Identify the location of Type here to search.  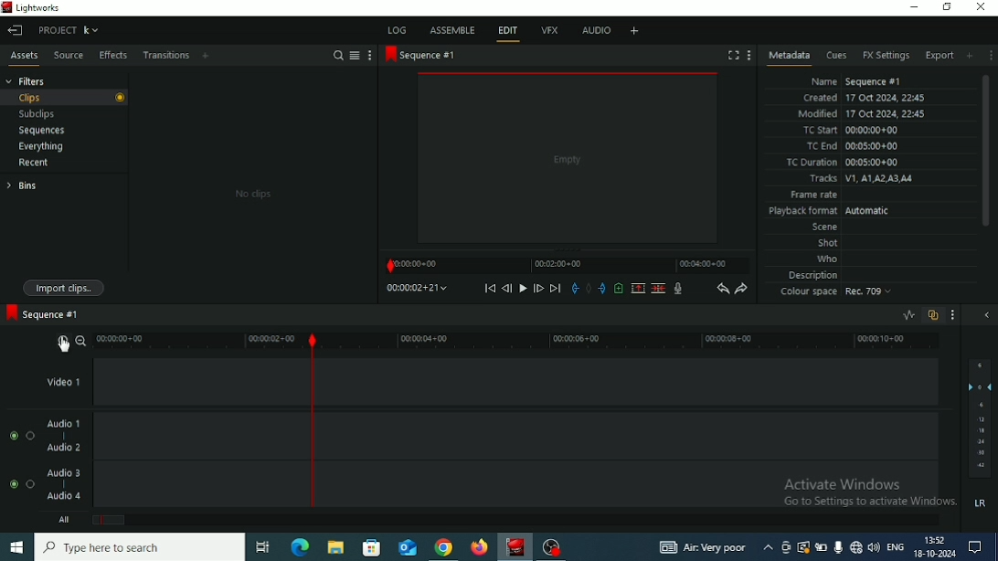
(140, 546).